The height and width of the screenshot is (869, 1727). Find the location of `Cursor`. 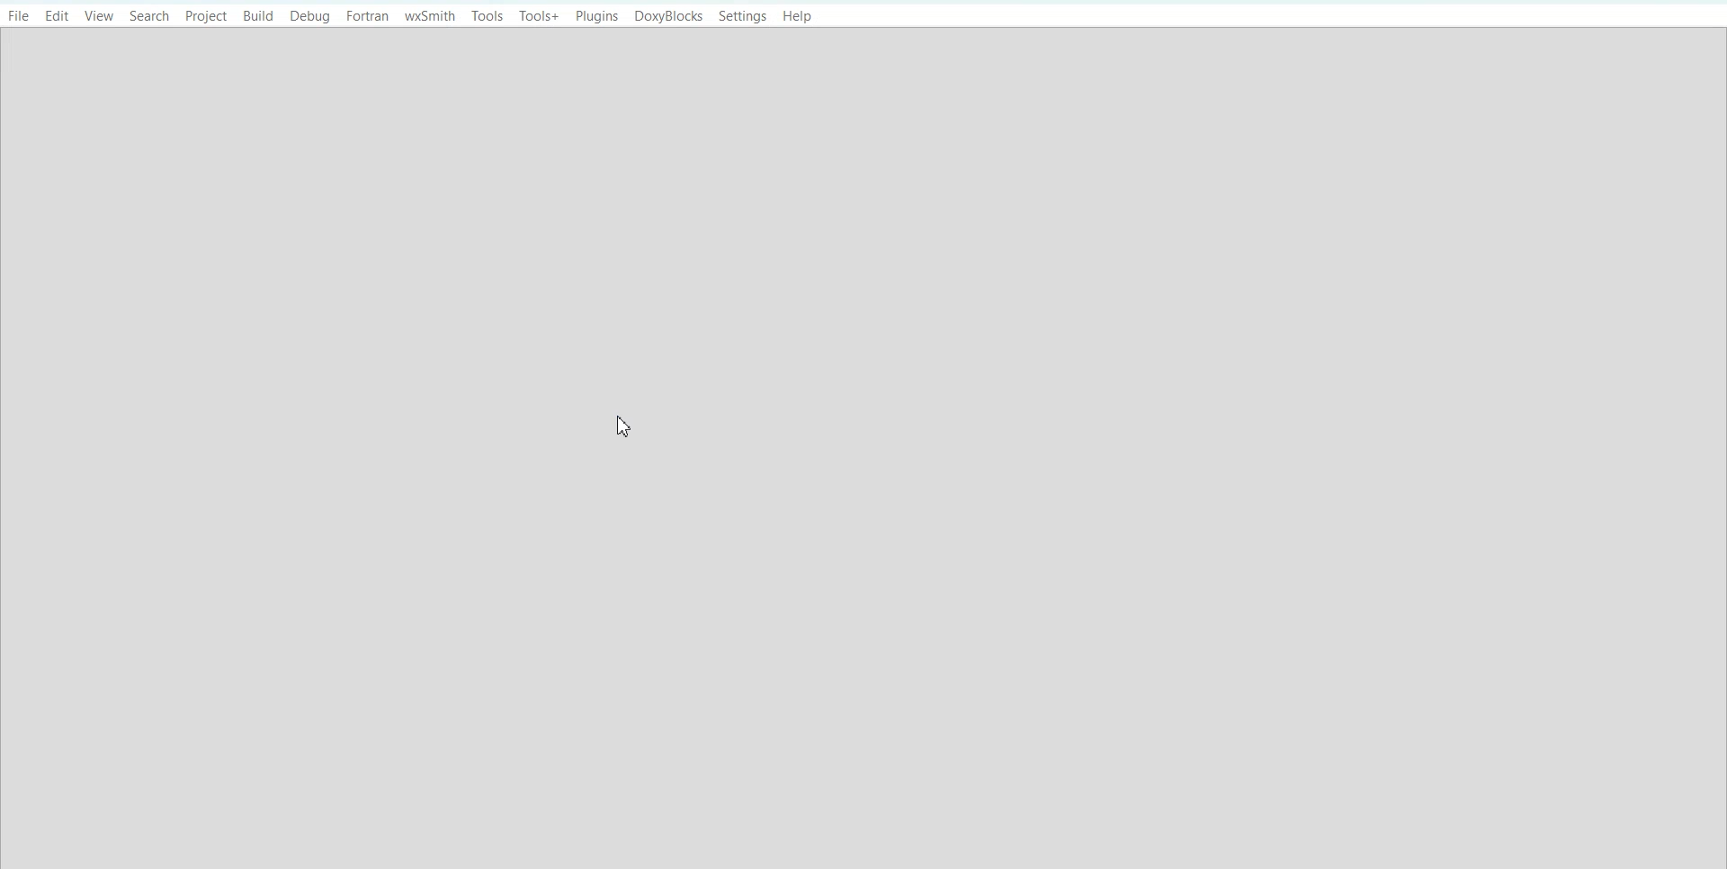

Cursor is located at coordinates (622, 426).